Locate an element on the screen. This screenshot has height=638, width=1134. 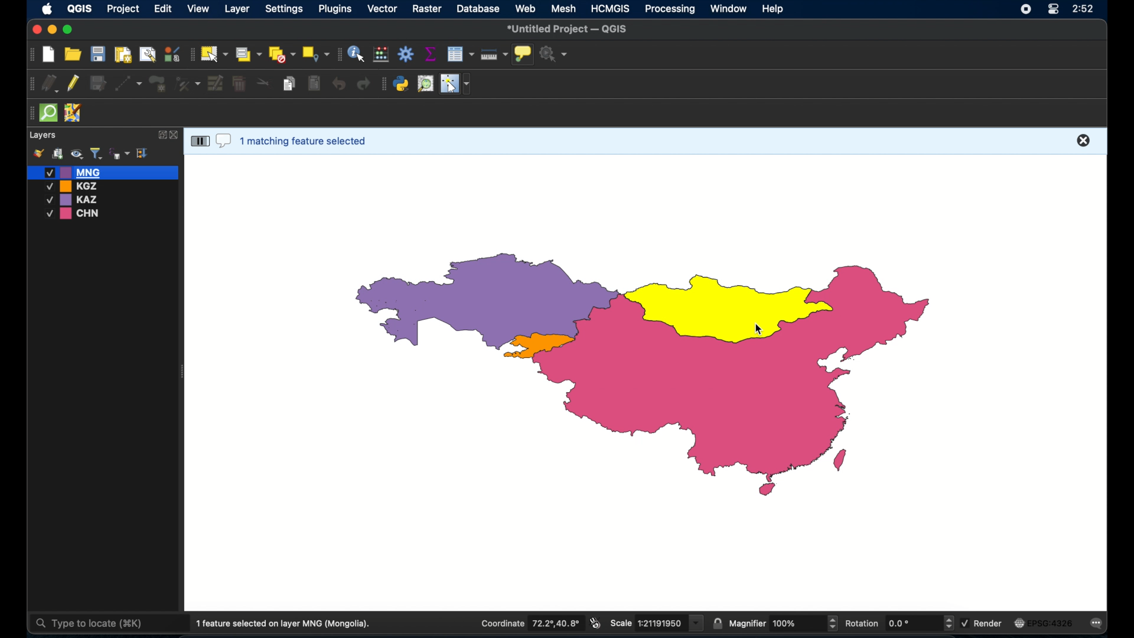
HCMGIS is located at coordinates (611, 9).